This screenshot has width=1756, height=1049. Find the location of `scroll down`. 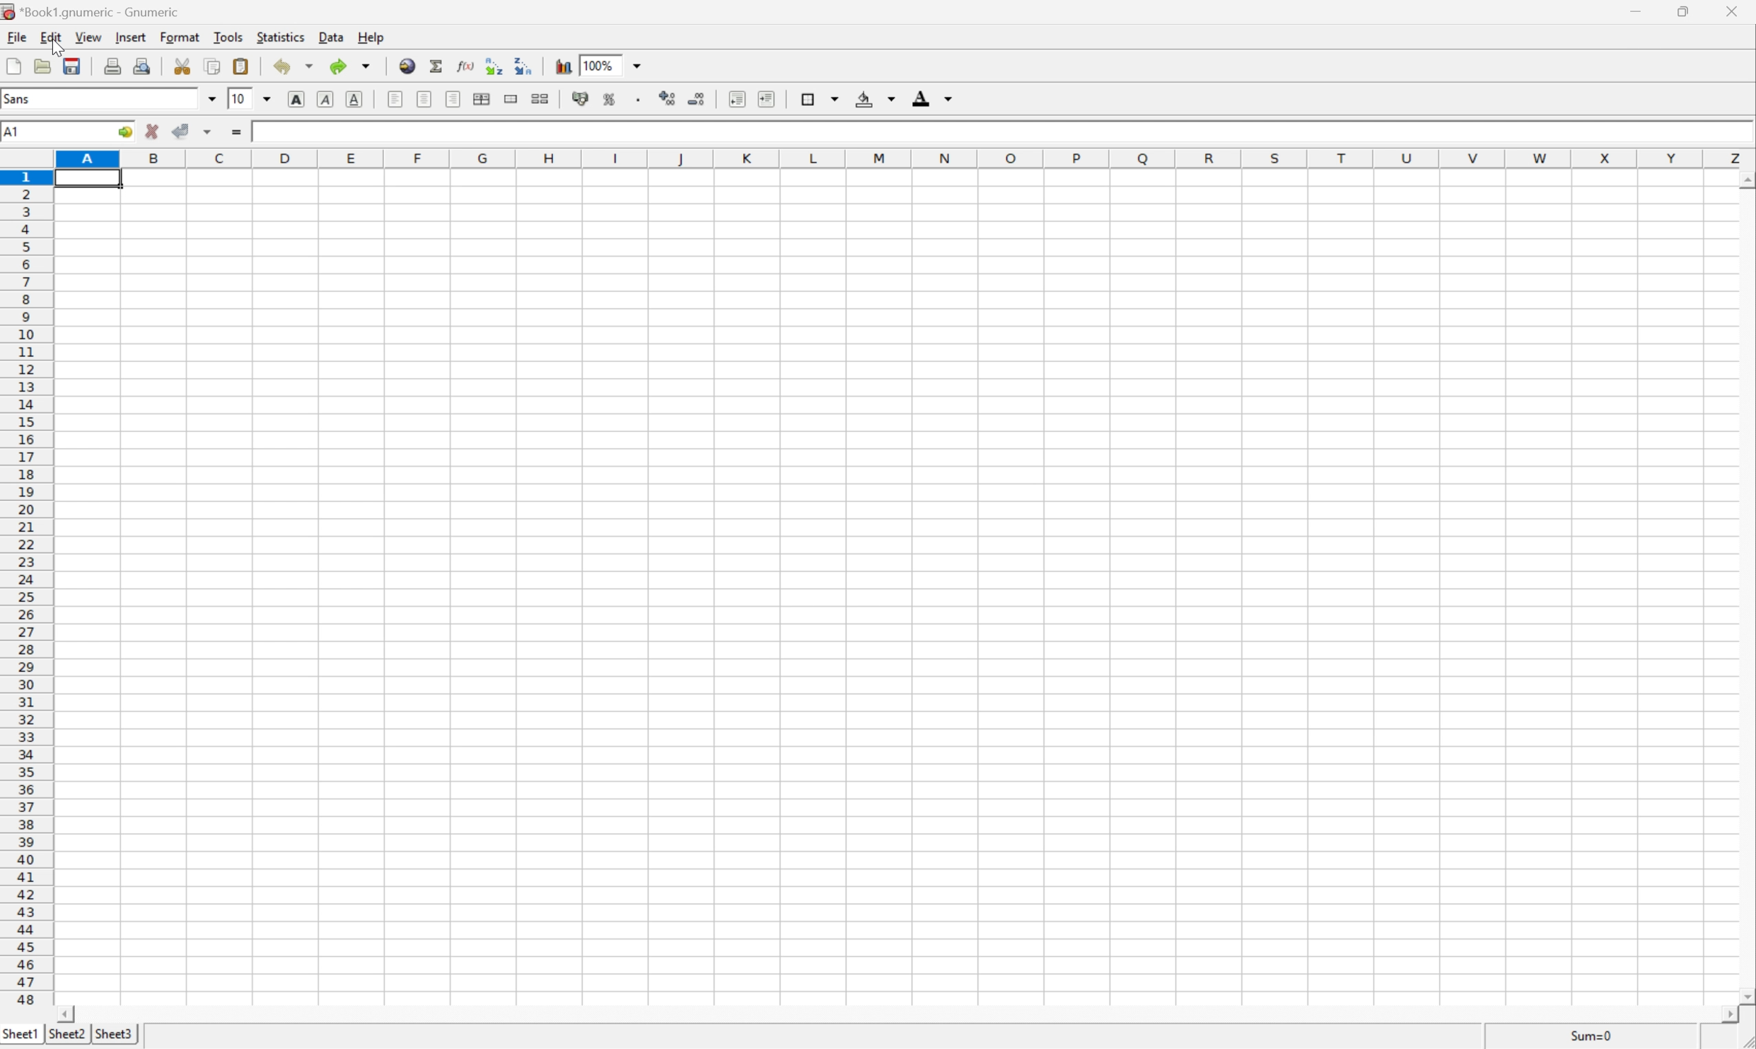

scroll down is located at coordinates (1745, 997).